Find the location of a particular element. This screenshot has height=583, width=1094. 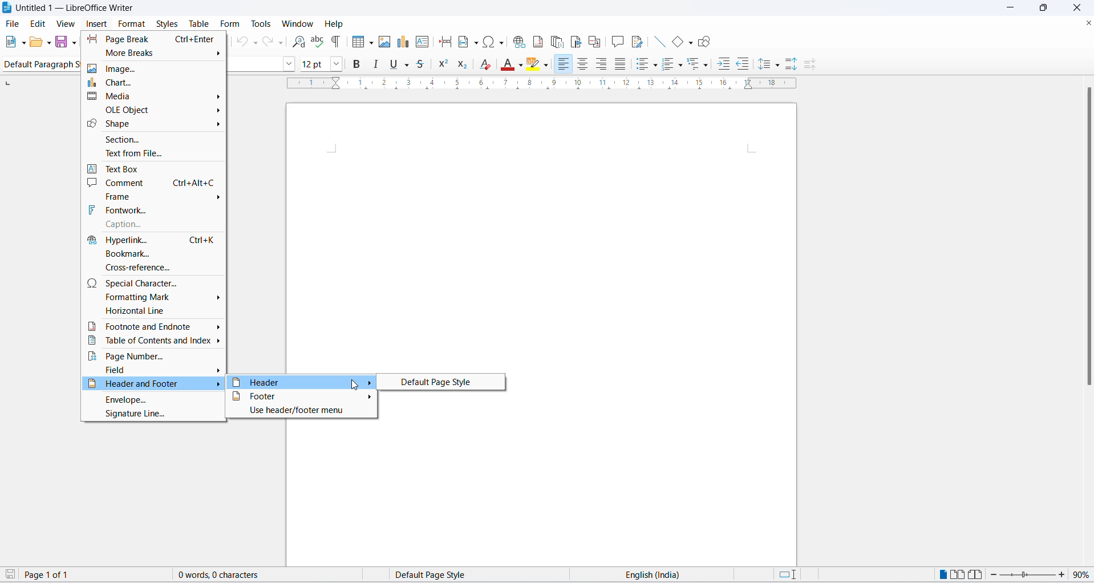

header and footer is located at coordinates (153, 385).